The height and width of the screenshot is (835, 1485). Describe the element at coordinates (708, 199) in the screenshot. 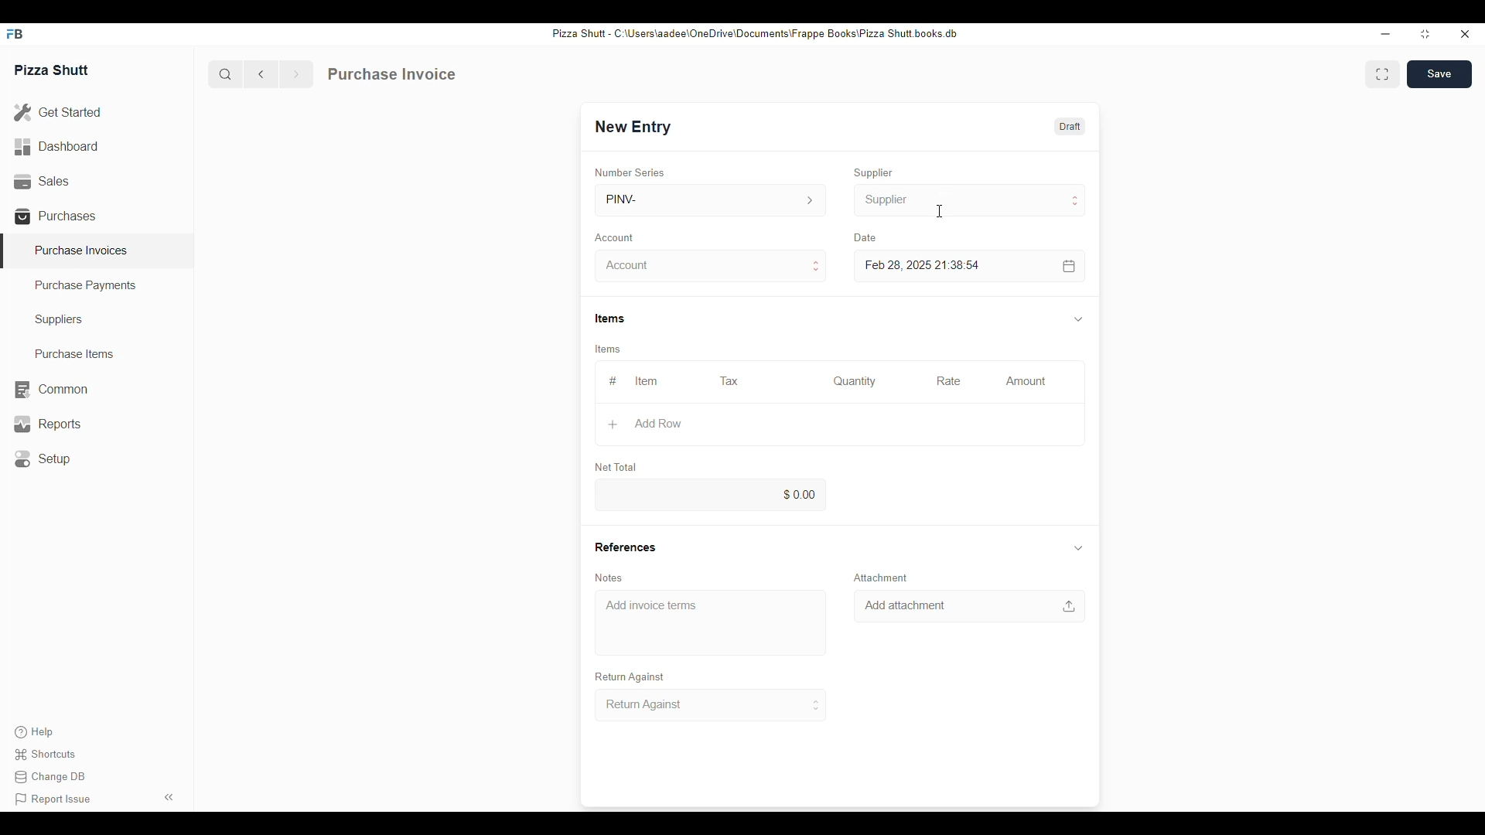

I see `PINV` at that location.